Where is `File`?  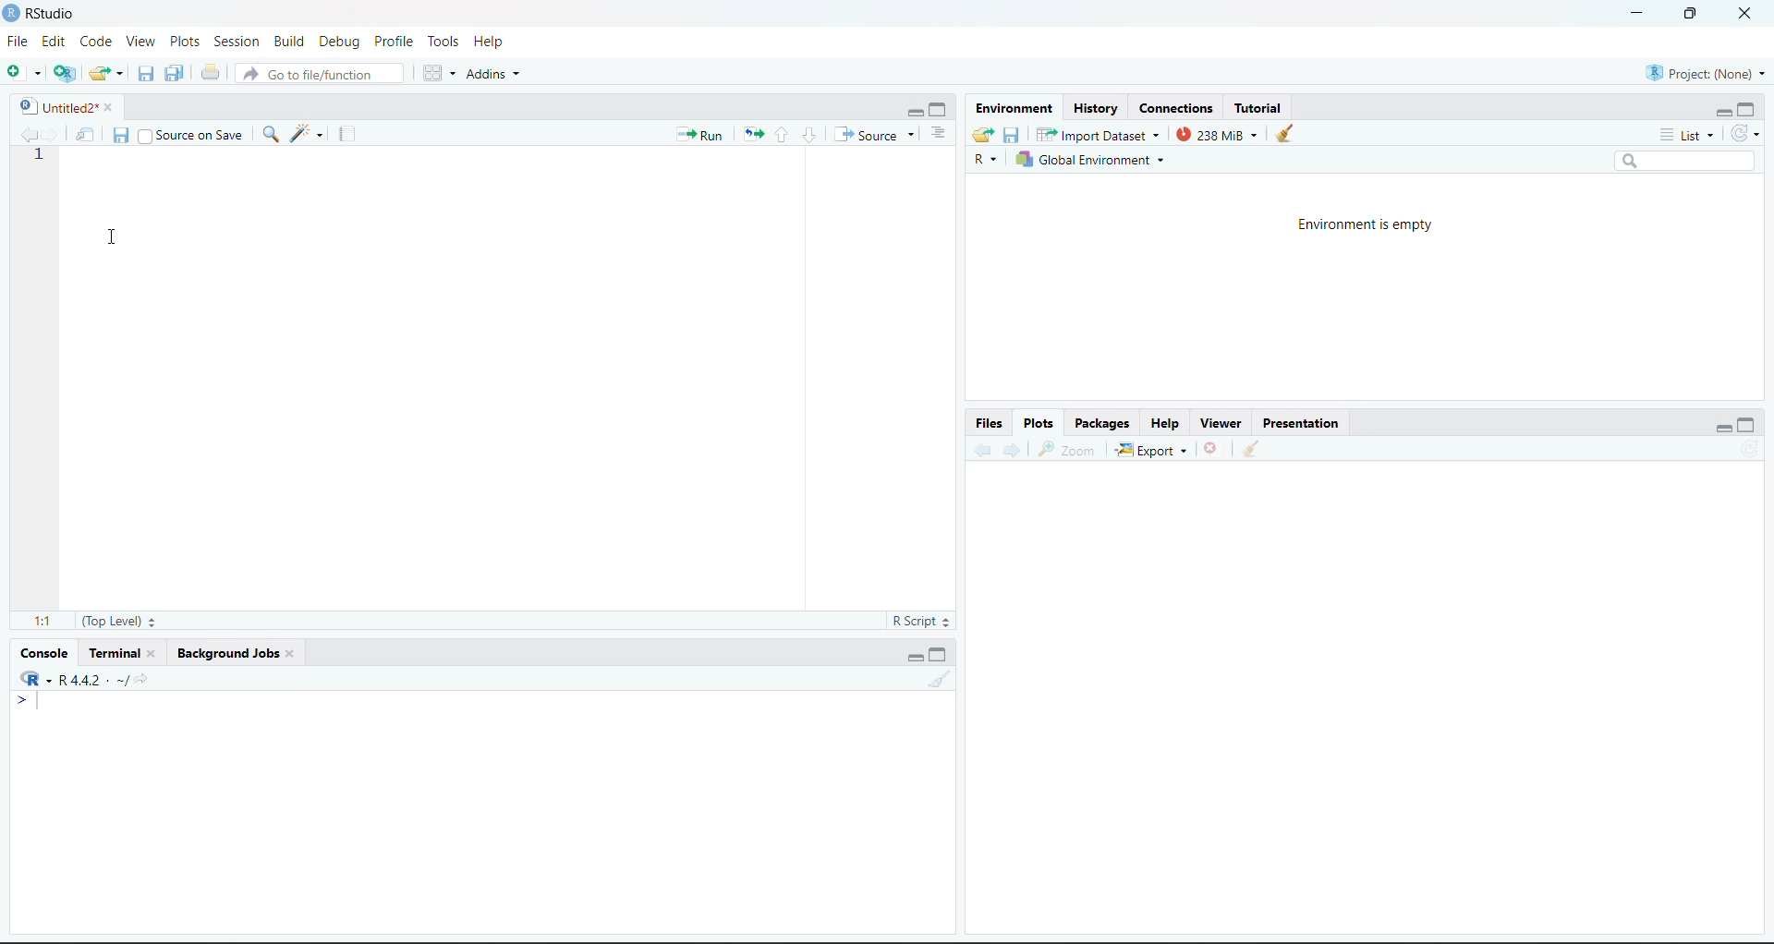 File is located at coordinates (18, 42).